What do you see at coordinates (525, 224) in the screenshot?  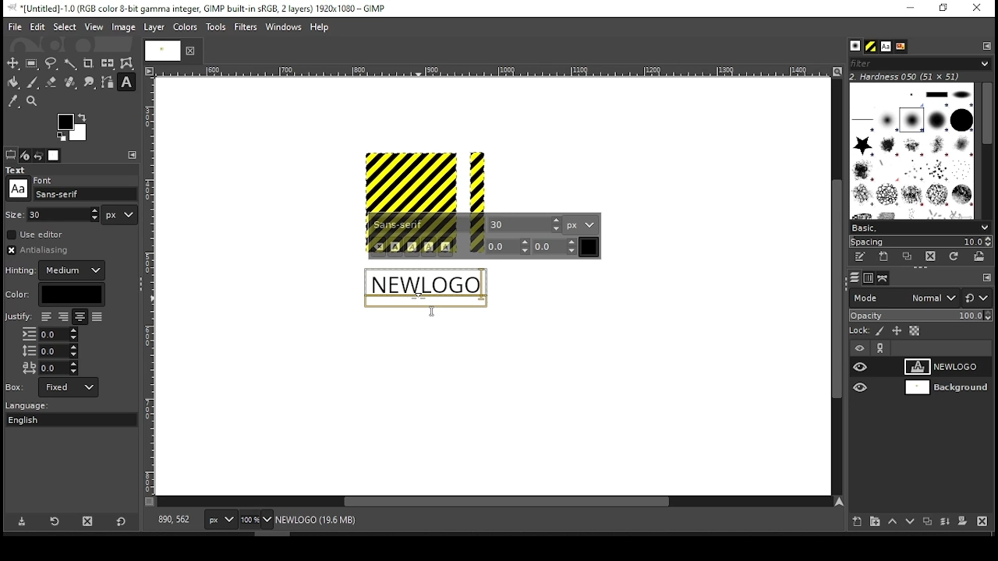 I see `font` at bounding box center [525, 224].